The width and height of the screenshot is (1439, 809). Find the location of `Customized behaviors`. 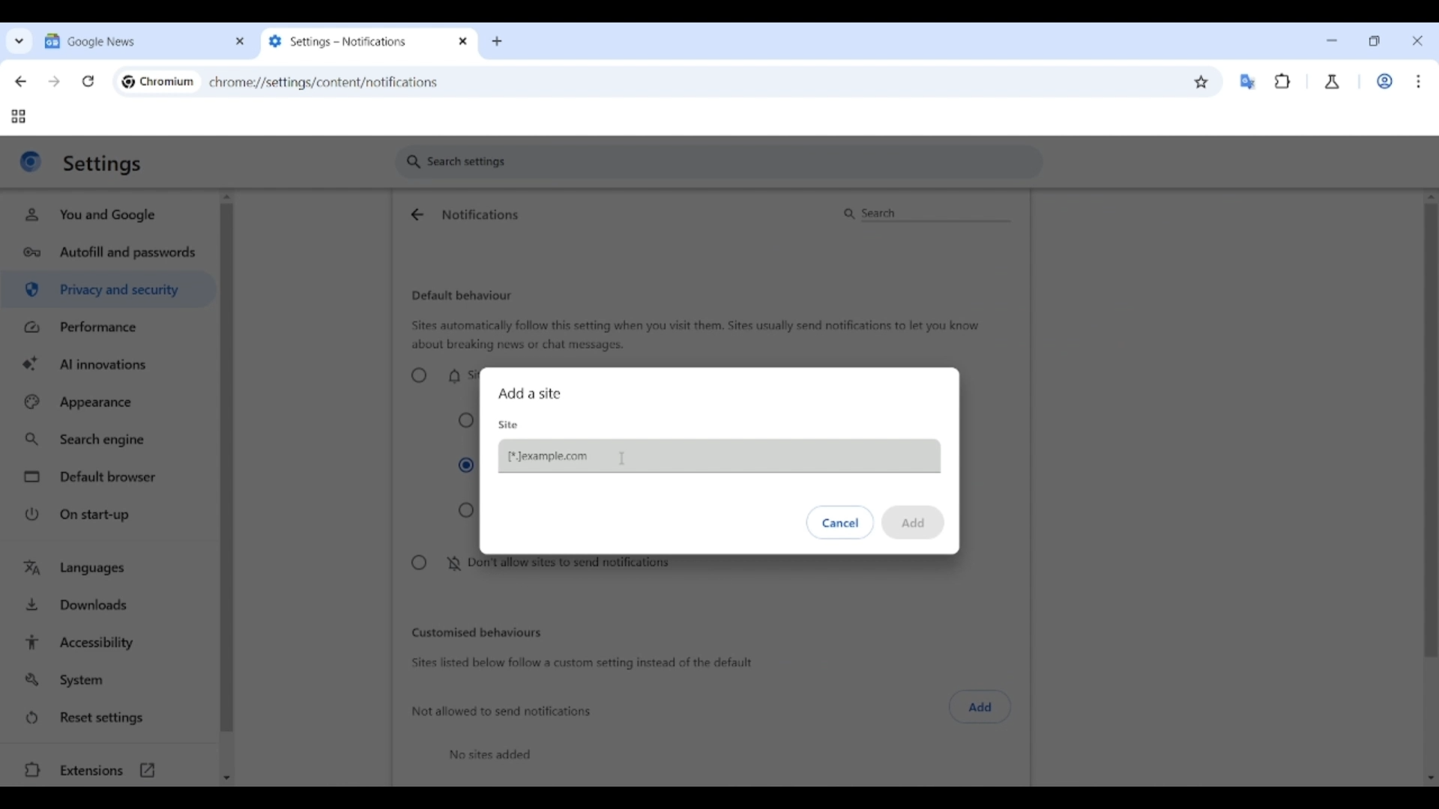

Customized behaviors is located at coordinates (477, 632).